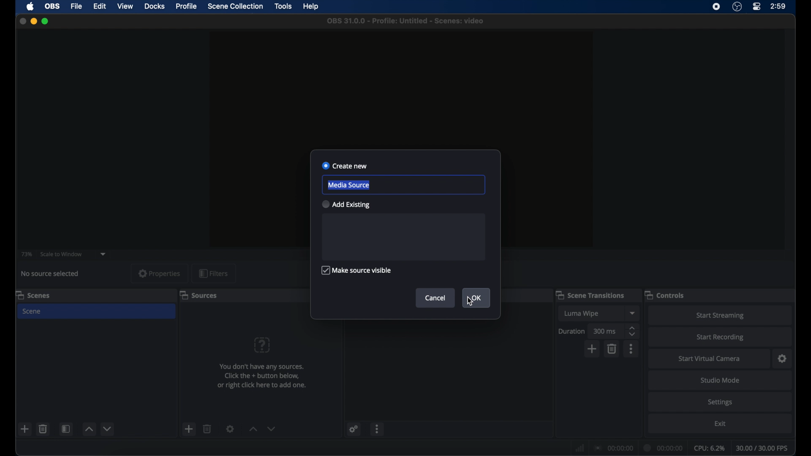  I want to click on dropdown, so click(103, 254).